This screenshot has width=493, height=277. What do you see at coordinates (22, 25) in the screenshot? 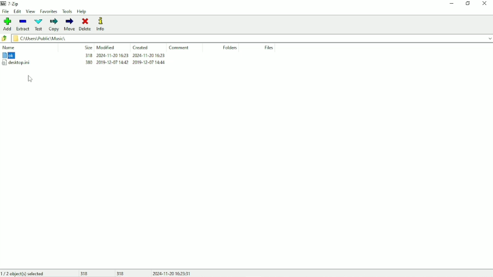
I see `Extract` at bounding box center [22, 25].